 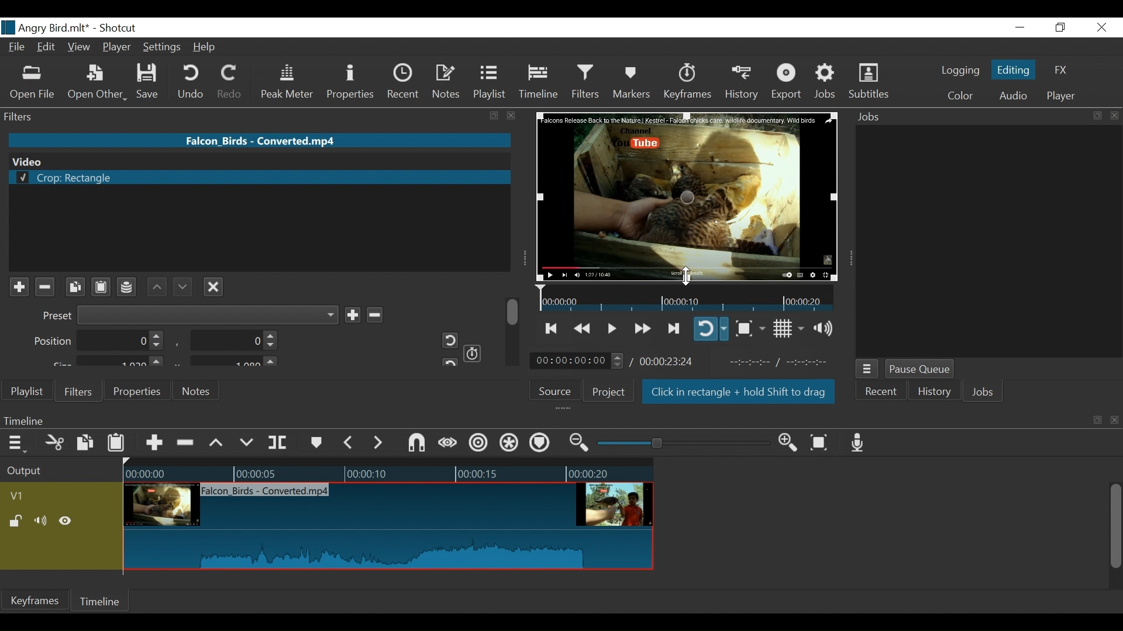 I want to click on View, so click(x=79, y=48).